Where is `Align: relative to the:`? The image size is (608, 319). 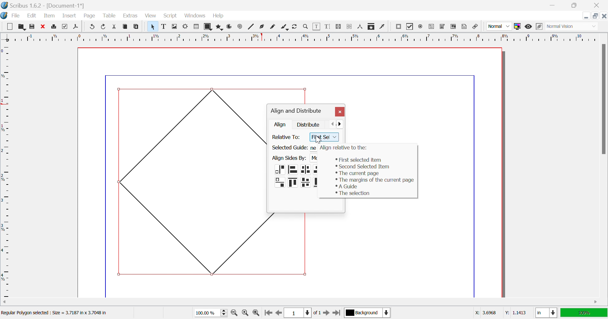 Align: relative to the: is located at coordinates (344, 148).